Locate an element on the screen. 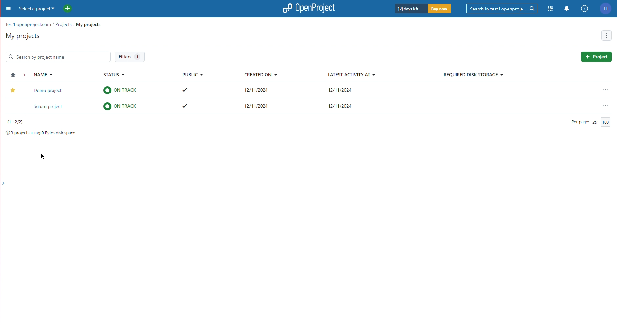 The width and height of the screenshot is (617, 330). OpenProject is located at coordinates (310, 9).